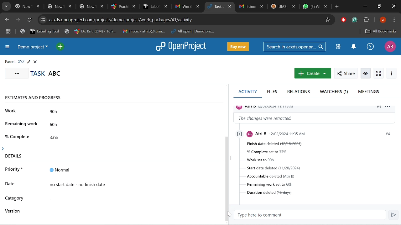  What do you see at coordinates (395, 20) in the screenshot?
I see `Control and customize chrome` at bounding box center [395, 20].